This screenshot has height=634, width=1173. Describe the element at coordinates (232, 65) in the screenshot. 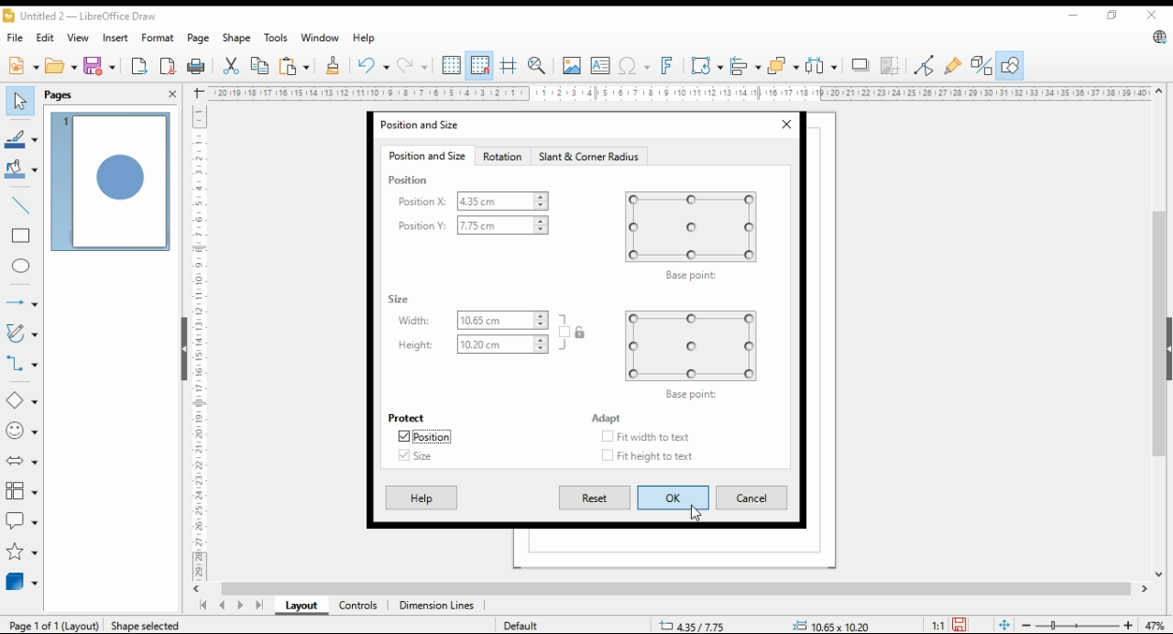

I see `cut` at that location.